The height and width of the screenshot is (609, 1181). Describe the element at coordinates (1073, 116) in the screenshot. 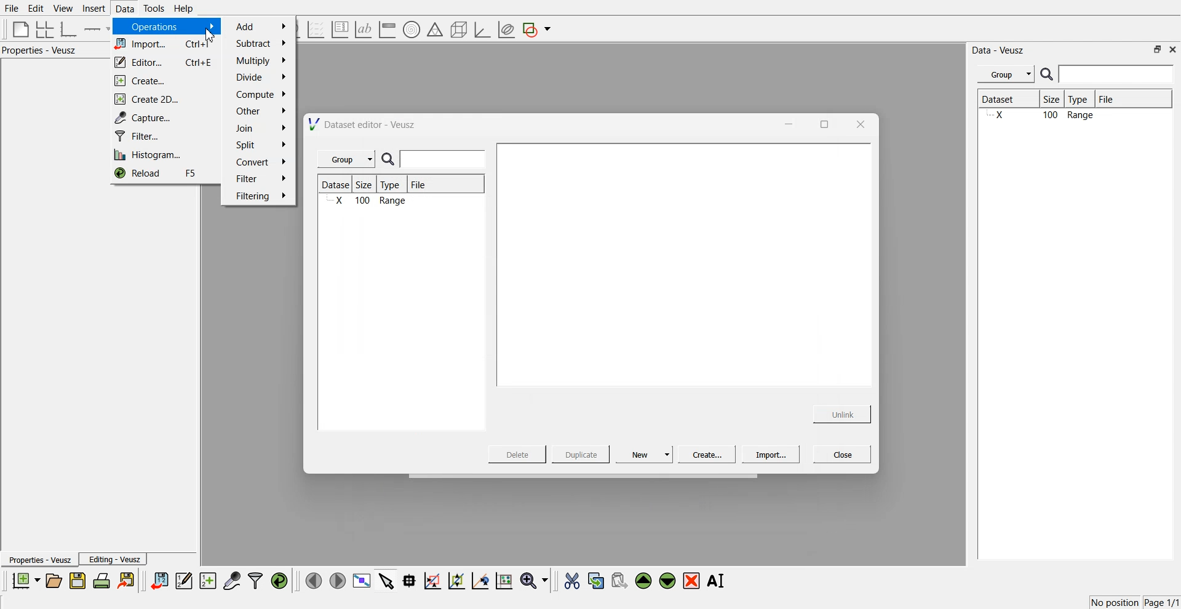

I see `X 100 Range` at that location.